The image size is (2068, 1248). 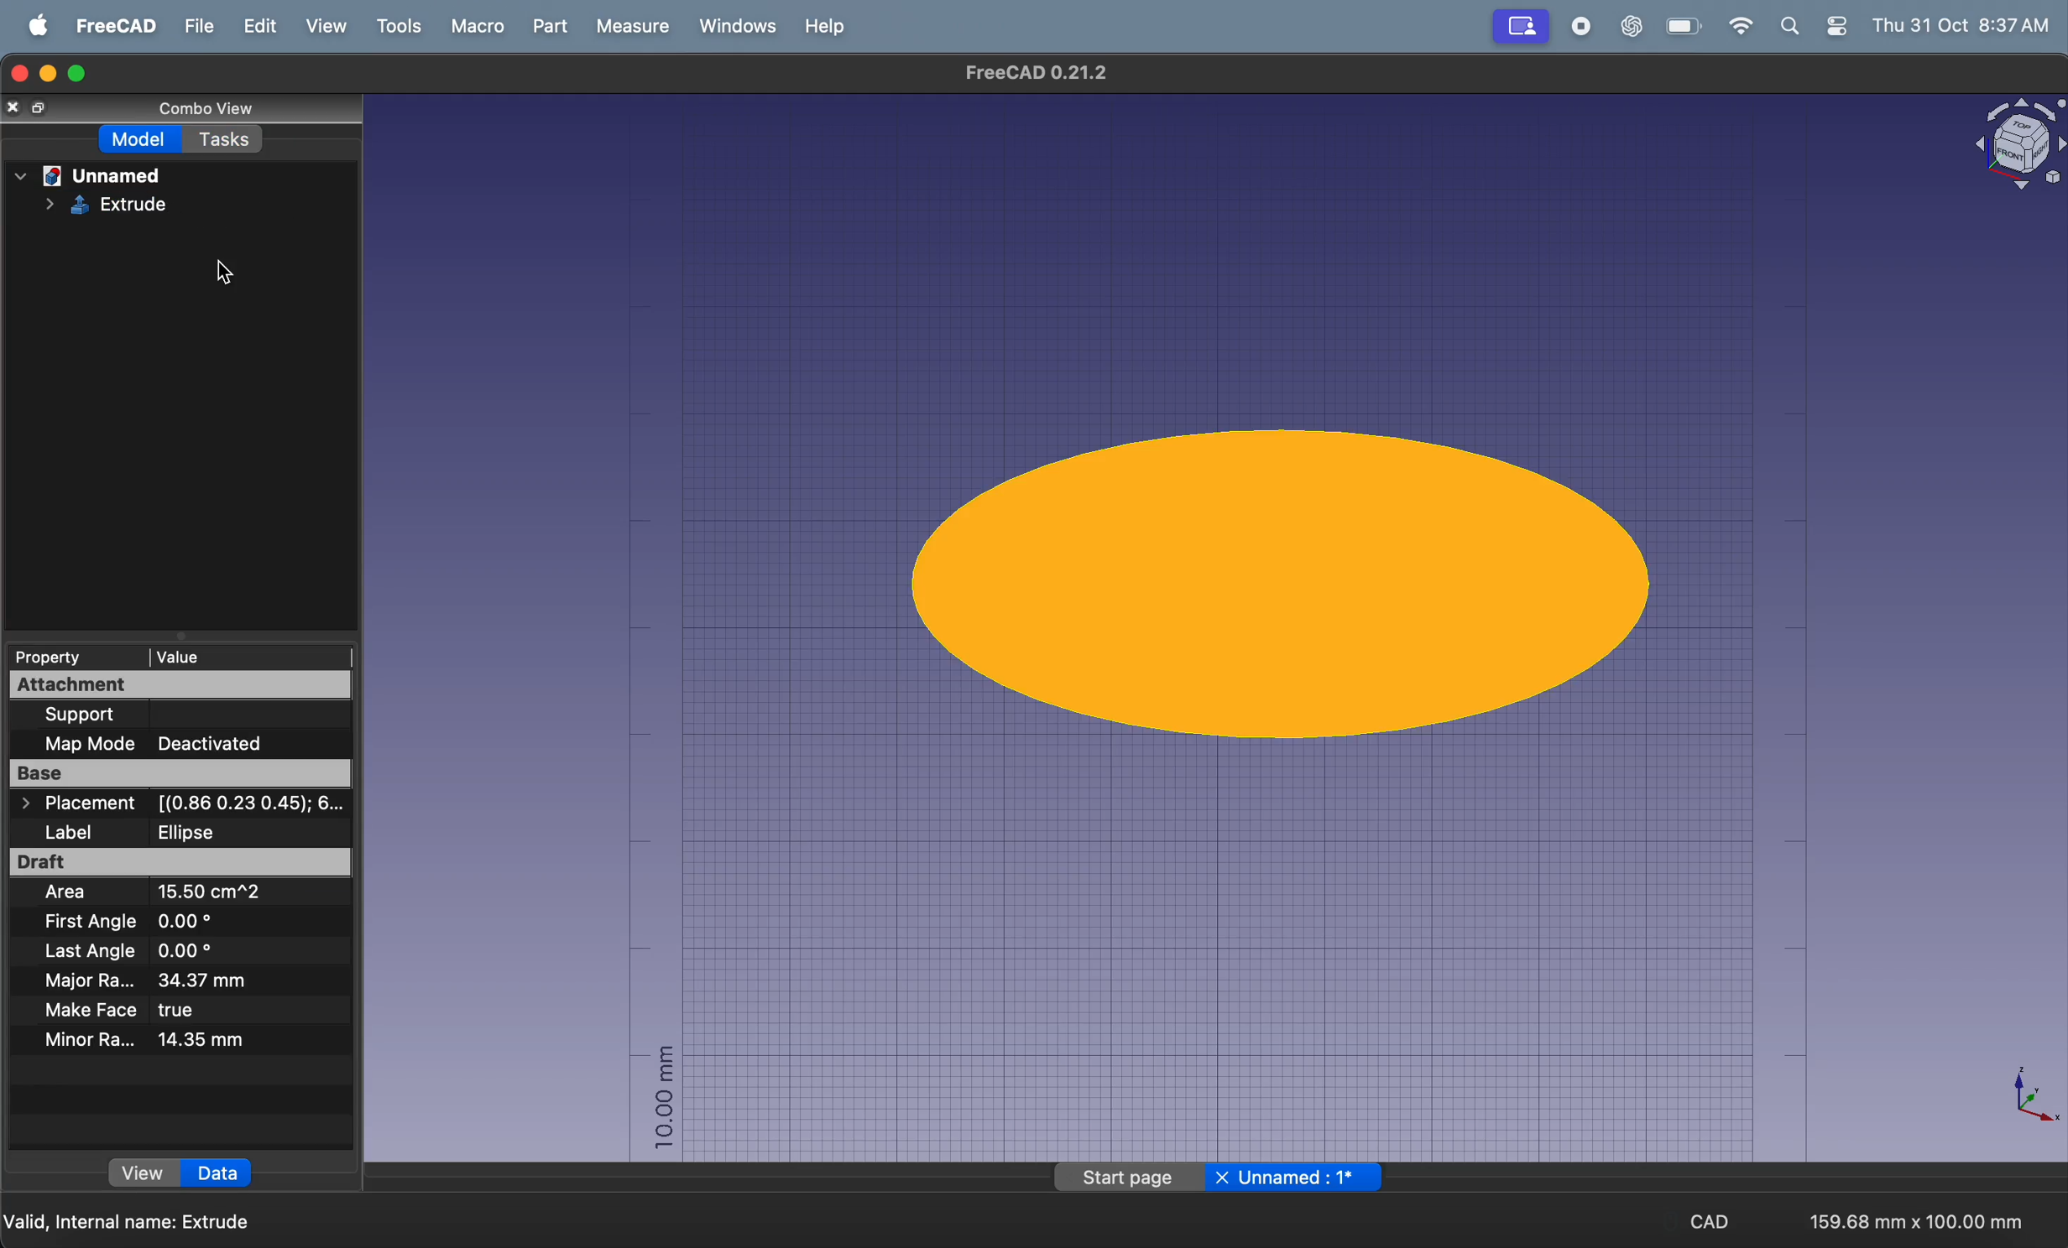 I want to click on placement, so click(x=191, y=805).